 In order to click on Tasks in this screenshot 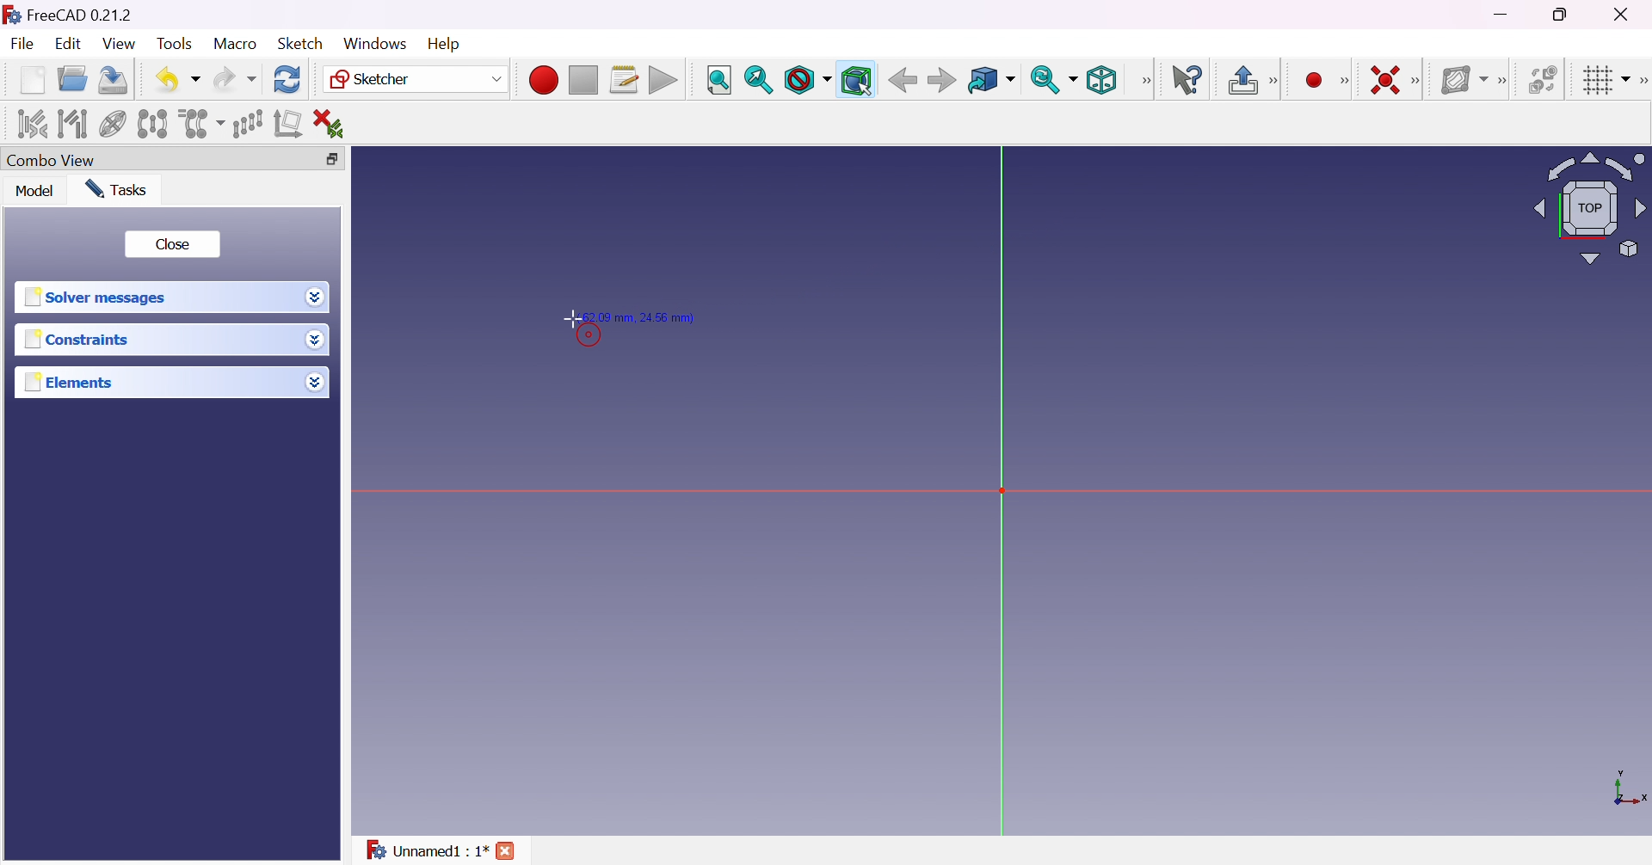, I will do `click(115, 188)`.